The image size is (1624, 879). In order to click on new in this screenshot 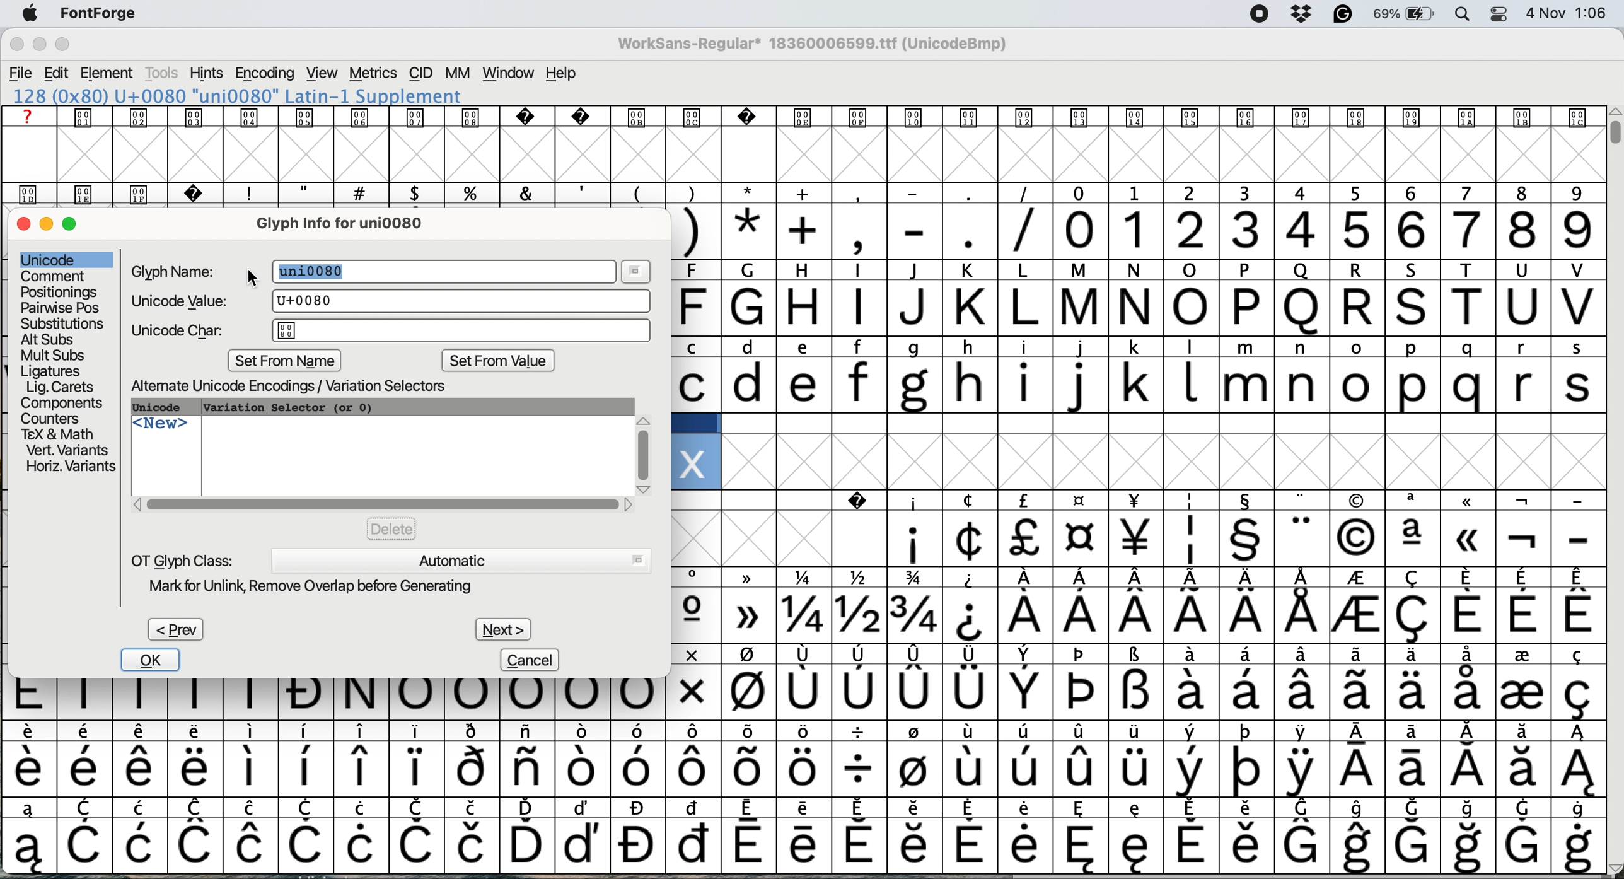, I will do `click(161, 428)`.